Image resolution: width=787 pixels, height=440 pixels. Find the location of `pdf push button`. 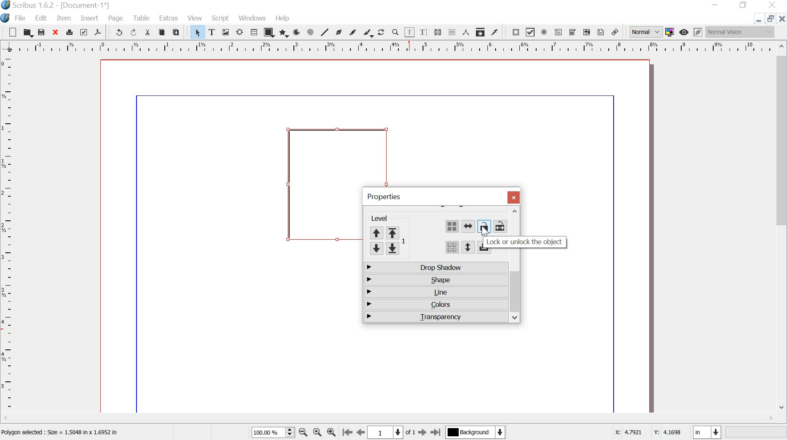

pdf push button is located at coordinates (513, 33).